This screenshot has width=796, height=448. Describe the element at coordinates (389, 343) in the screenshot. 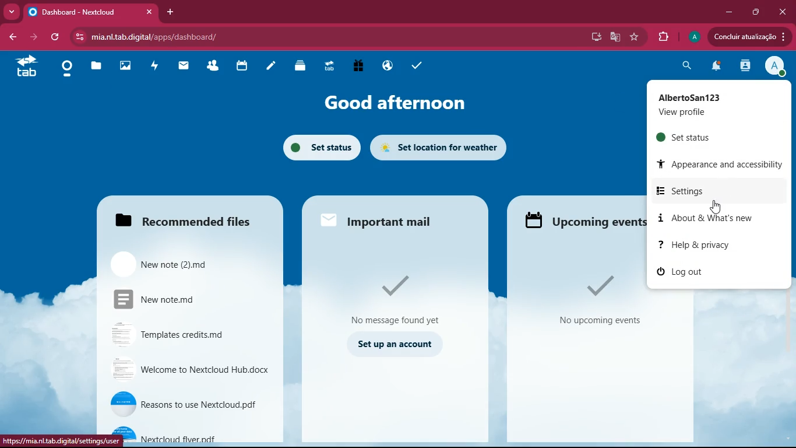

I see `set up an account` at that location.